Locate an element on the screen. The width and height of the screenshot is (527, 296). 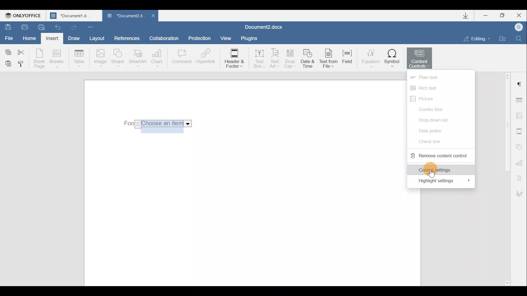
Shapes settings is located at coordinates (519, 146).